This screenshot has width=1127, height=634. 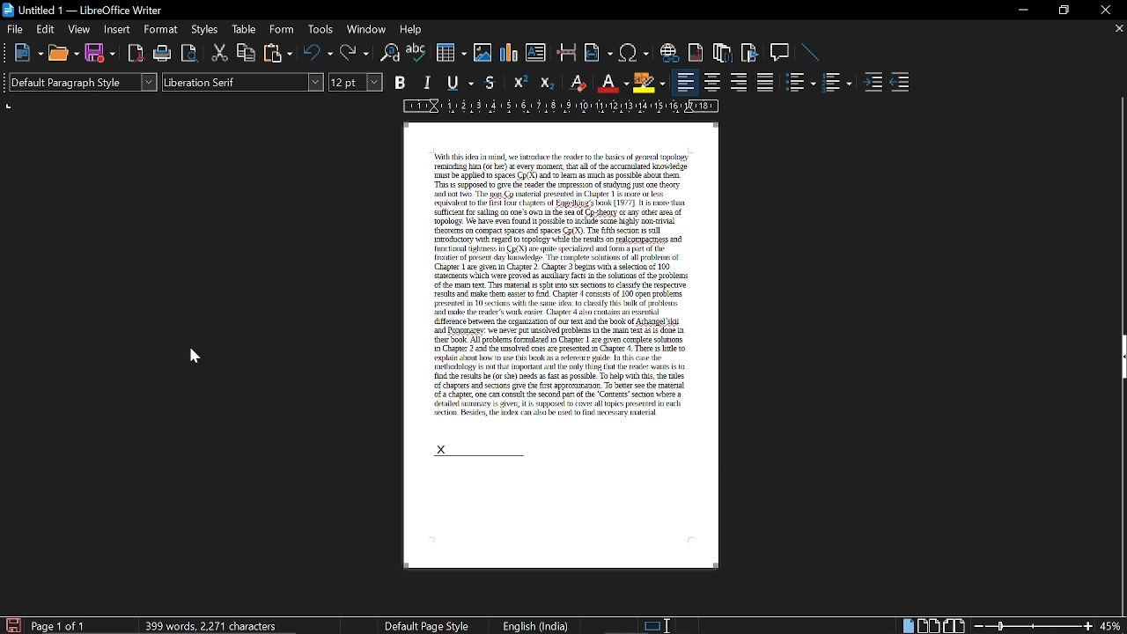 I want to click on Untitled 1 — LibreOffice Writer, so click(x=85, y=10).